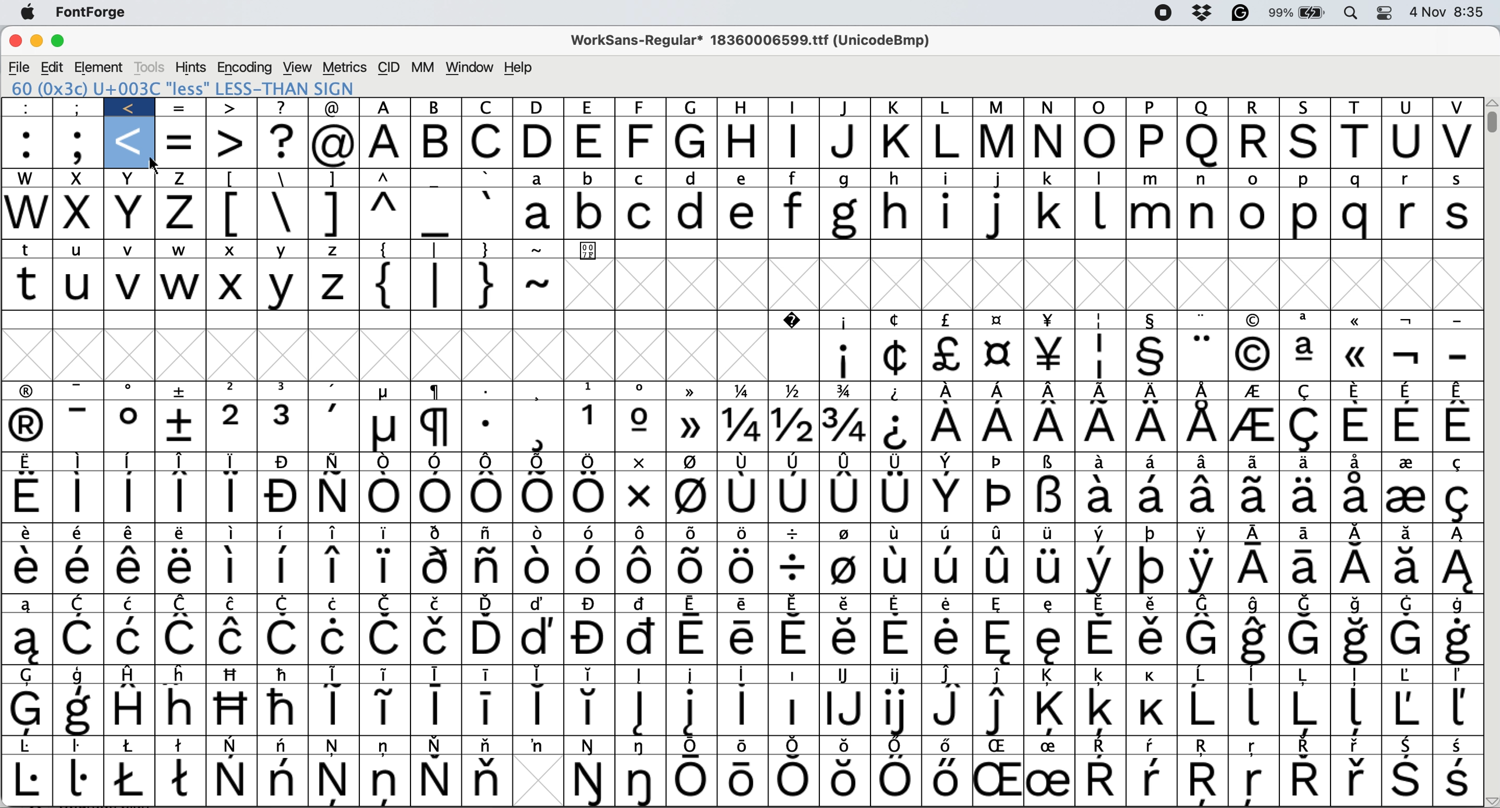 Image resolution: width=1500 pixels, height=808 pixels. Describe the element at coordinates (335, 709) in the screenshot. I see `Symbol` at that location.